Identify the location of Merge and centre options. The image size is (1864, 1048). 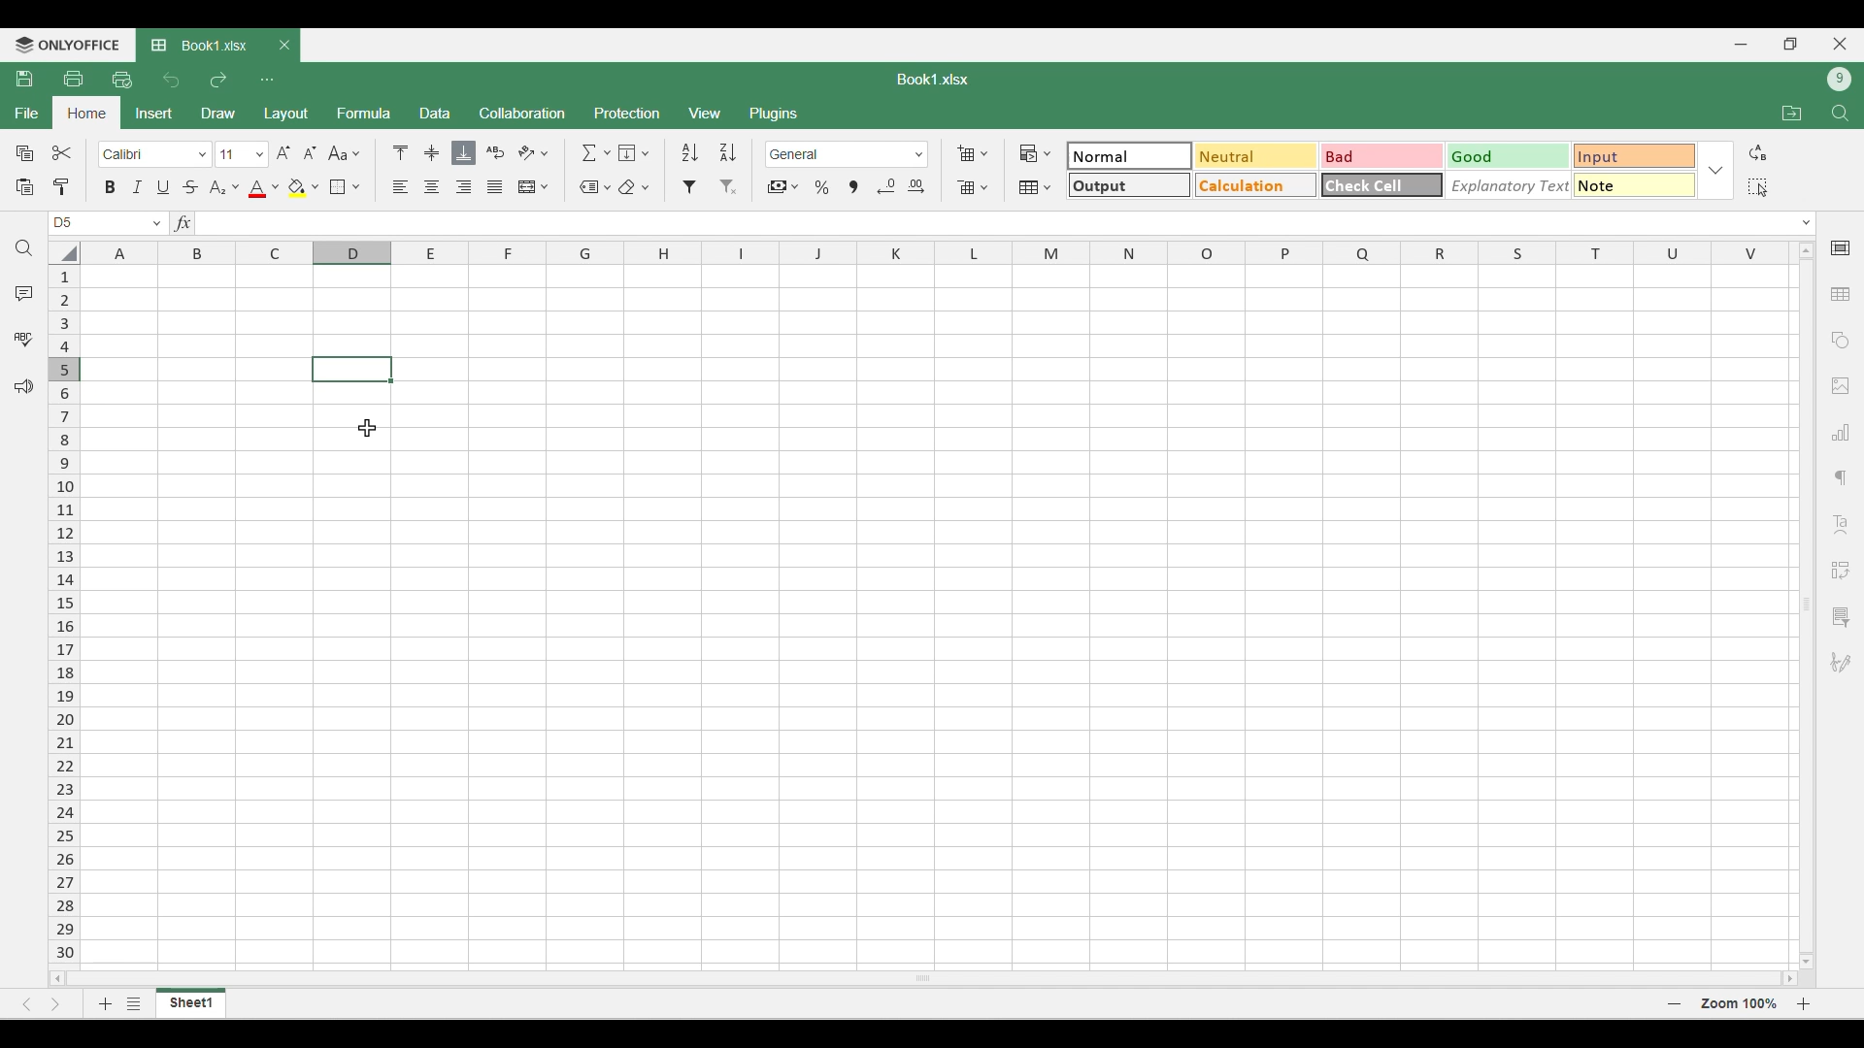
(534, 186).